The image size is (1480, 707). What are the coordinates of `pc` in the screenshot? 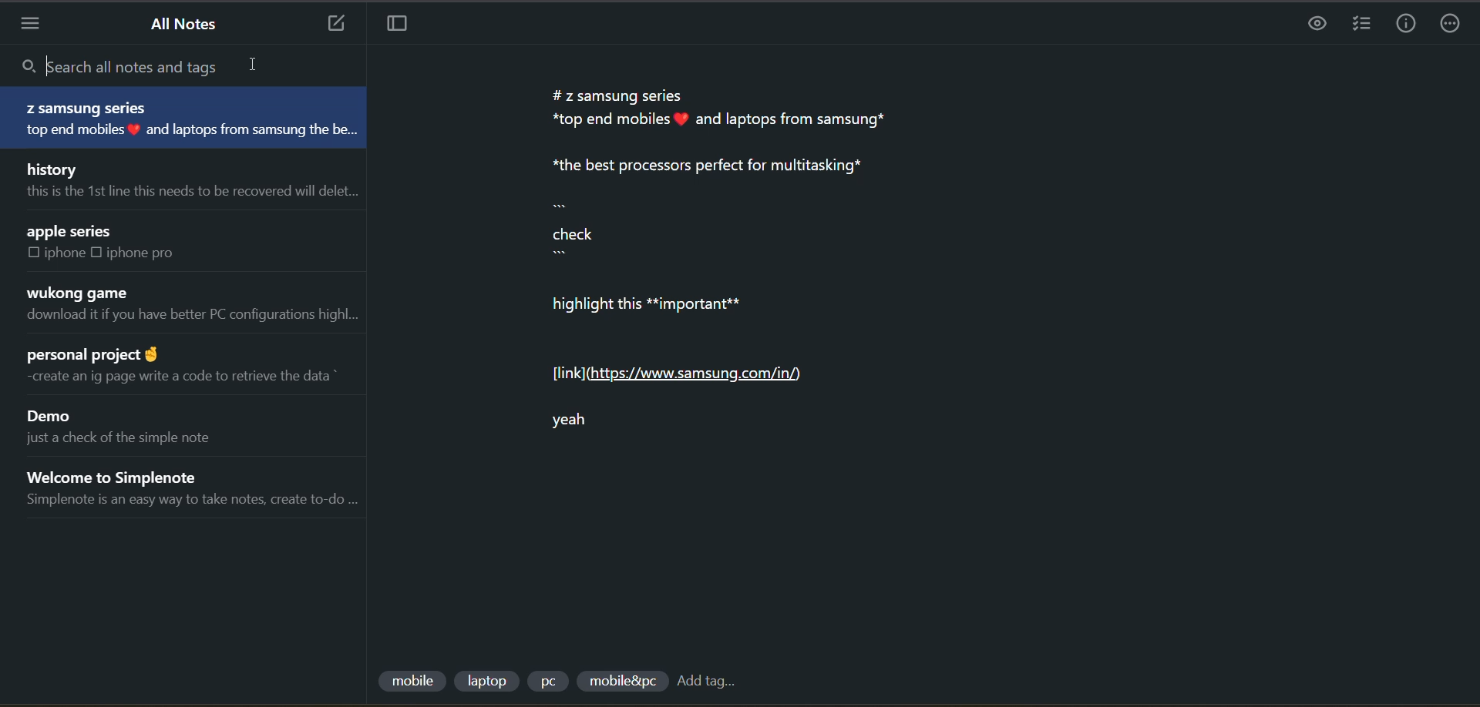 It's located at (552, 683).